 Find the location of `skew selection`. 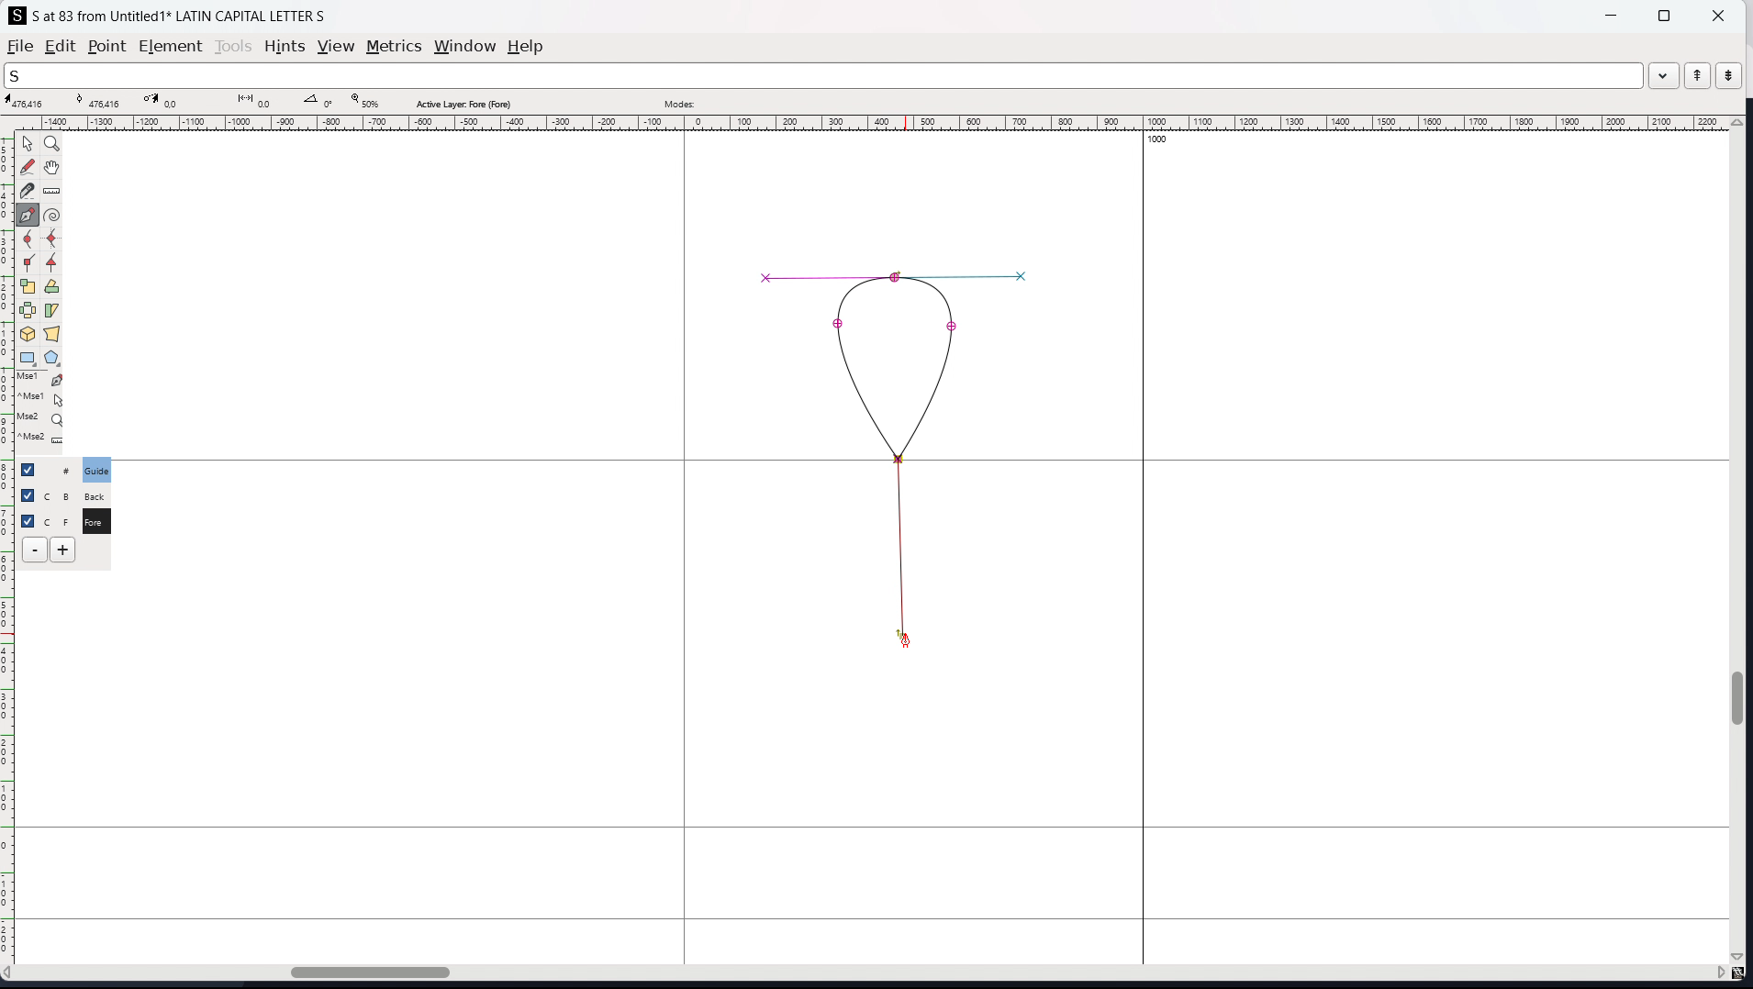

skew selection is located at coordinates (52, 312).